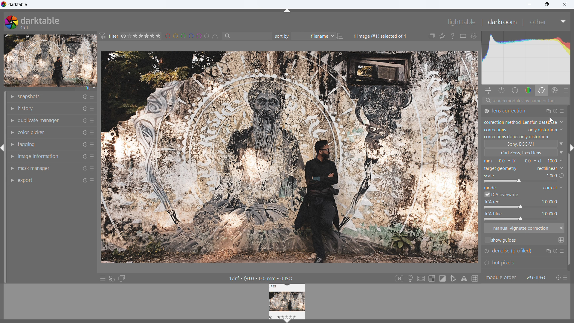  I want to click on show module, so click(13, 156).